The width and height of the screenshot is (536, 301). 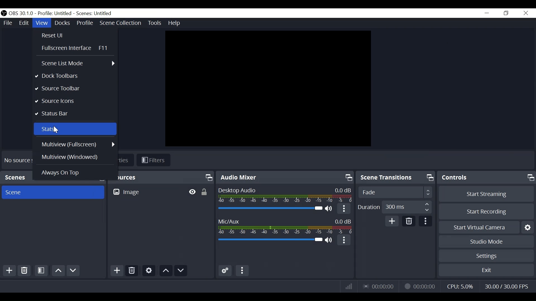 I want to click on Adjust Scene Transition, so click(x=395, y=192).